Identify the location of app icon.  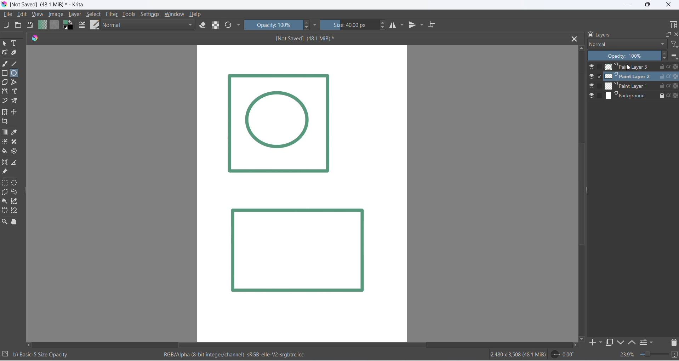
(5, 5).